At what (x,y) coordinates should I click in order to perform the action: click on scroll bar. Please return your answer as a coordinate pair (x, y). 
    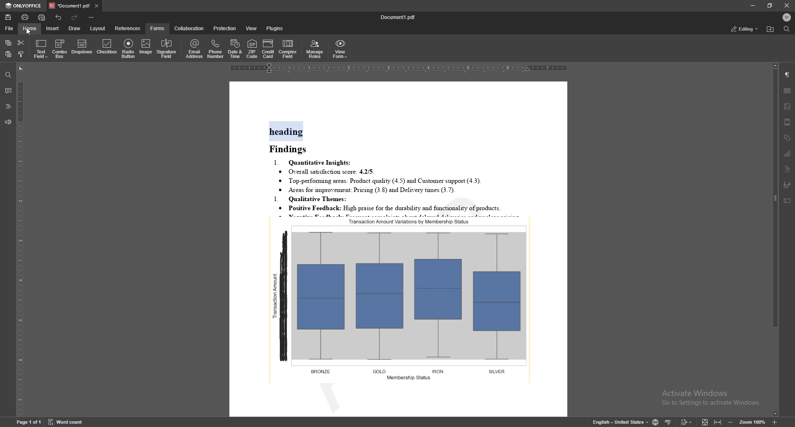
    Looking at the image, I should click on (774, 240).